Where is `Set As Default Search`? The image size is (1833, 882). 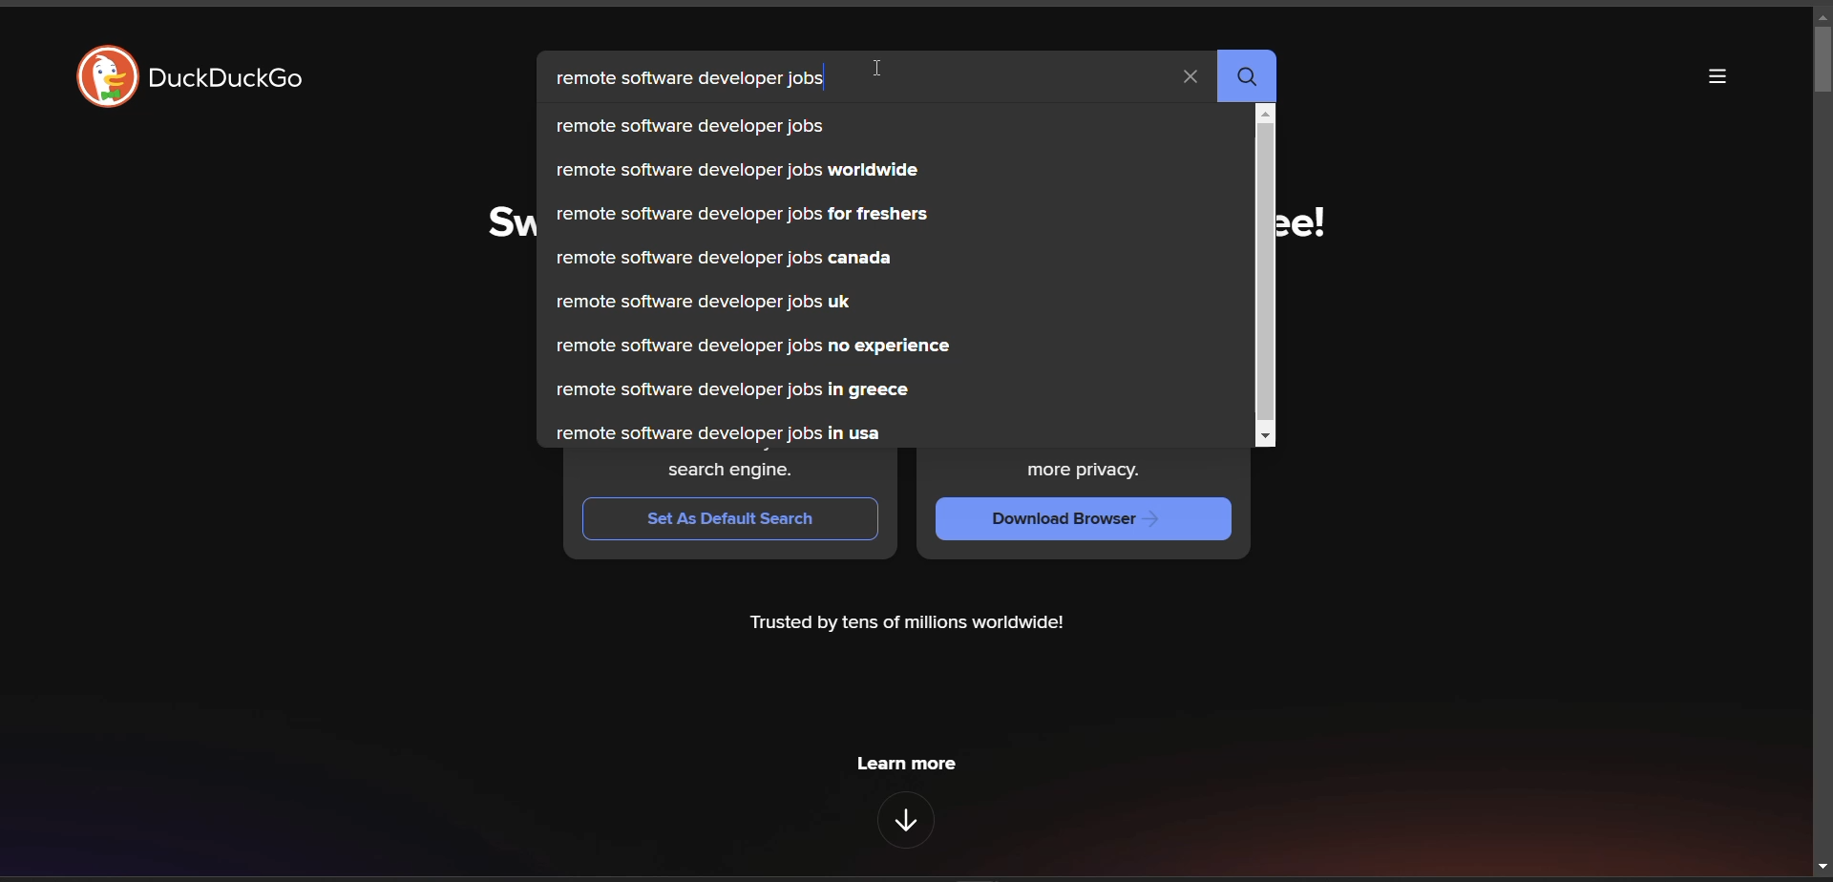 Set As Default Search is located at coordinates (725, 520).